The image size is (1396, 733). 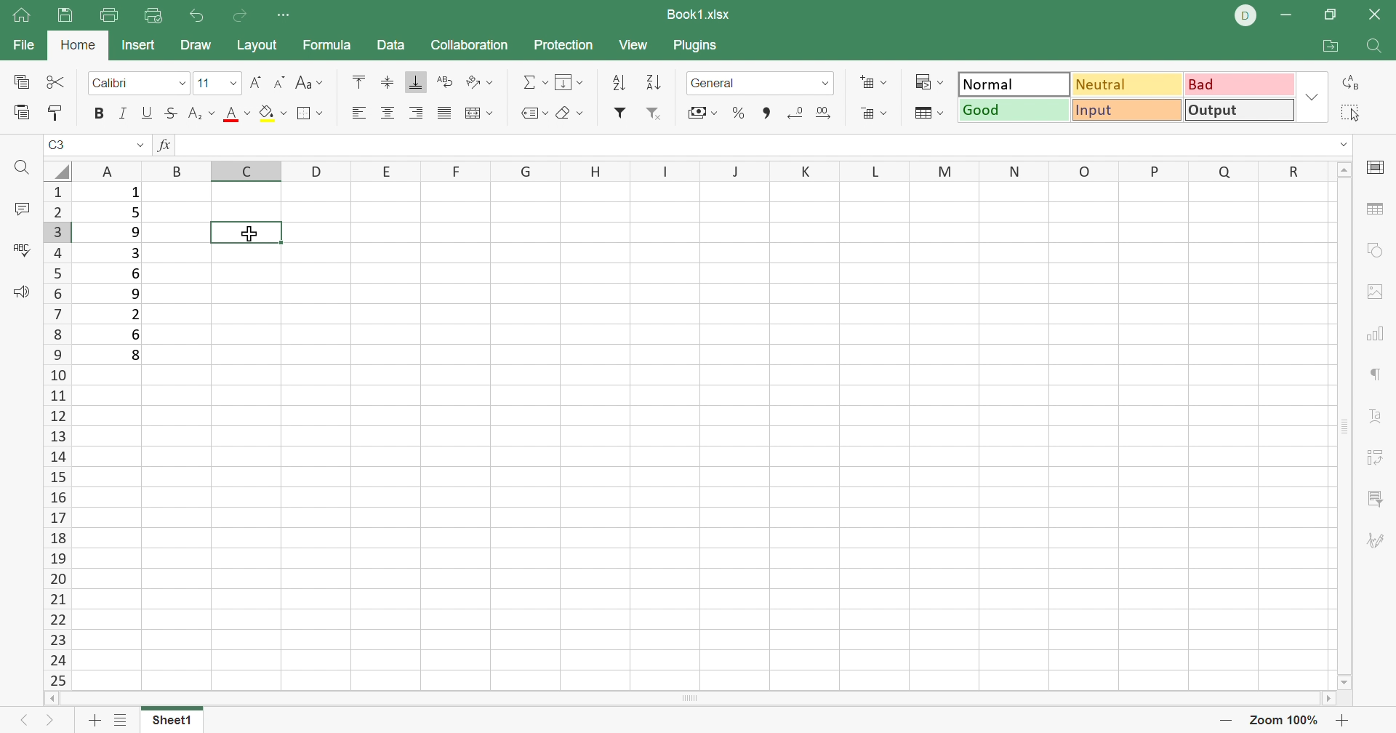 I want to click on Decrement font size, so click(x=279, y=81).